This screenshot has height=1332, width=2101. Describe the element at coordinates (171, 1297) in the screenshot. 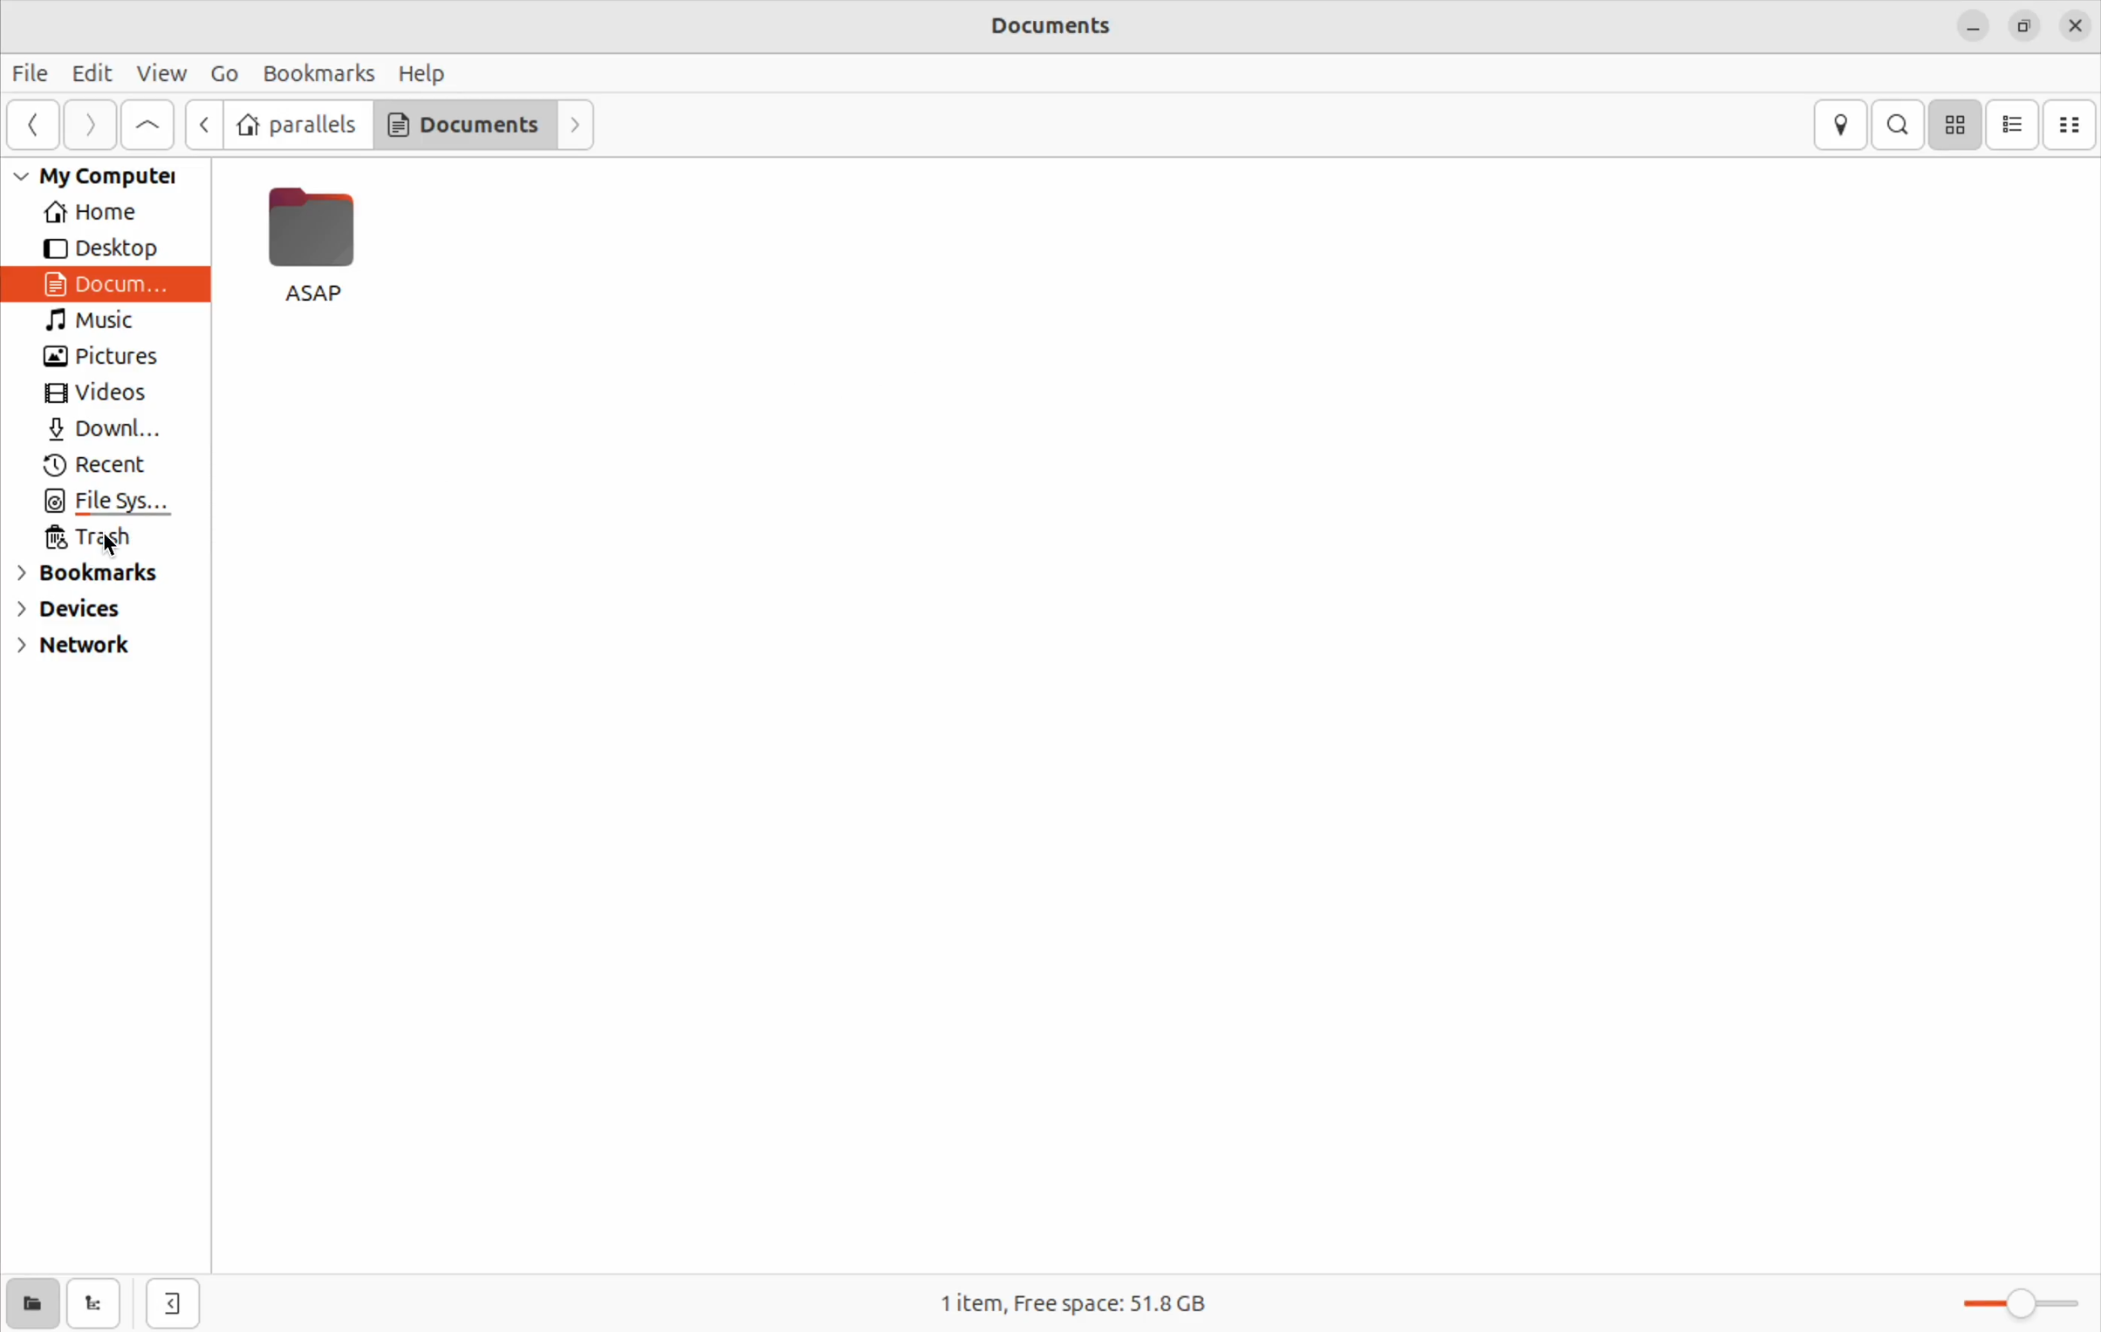

I see `close sidebar` at that location.